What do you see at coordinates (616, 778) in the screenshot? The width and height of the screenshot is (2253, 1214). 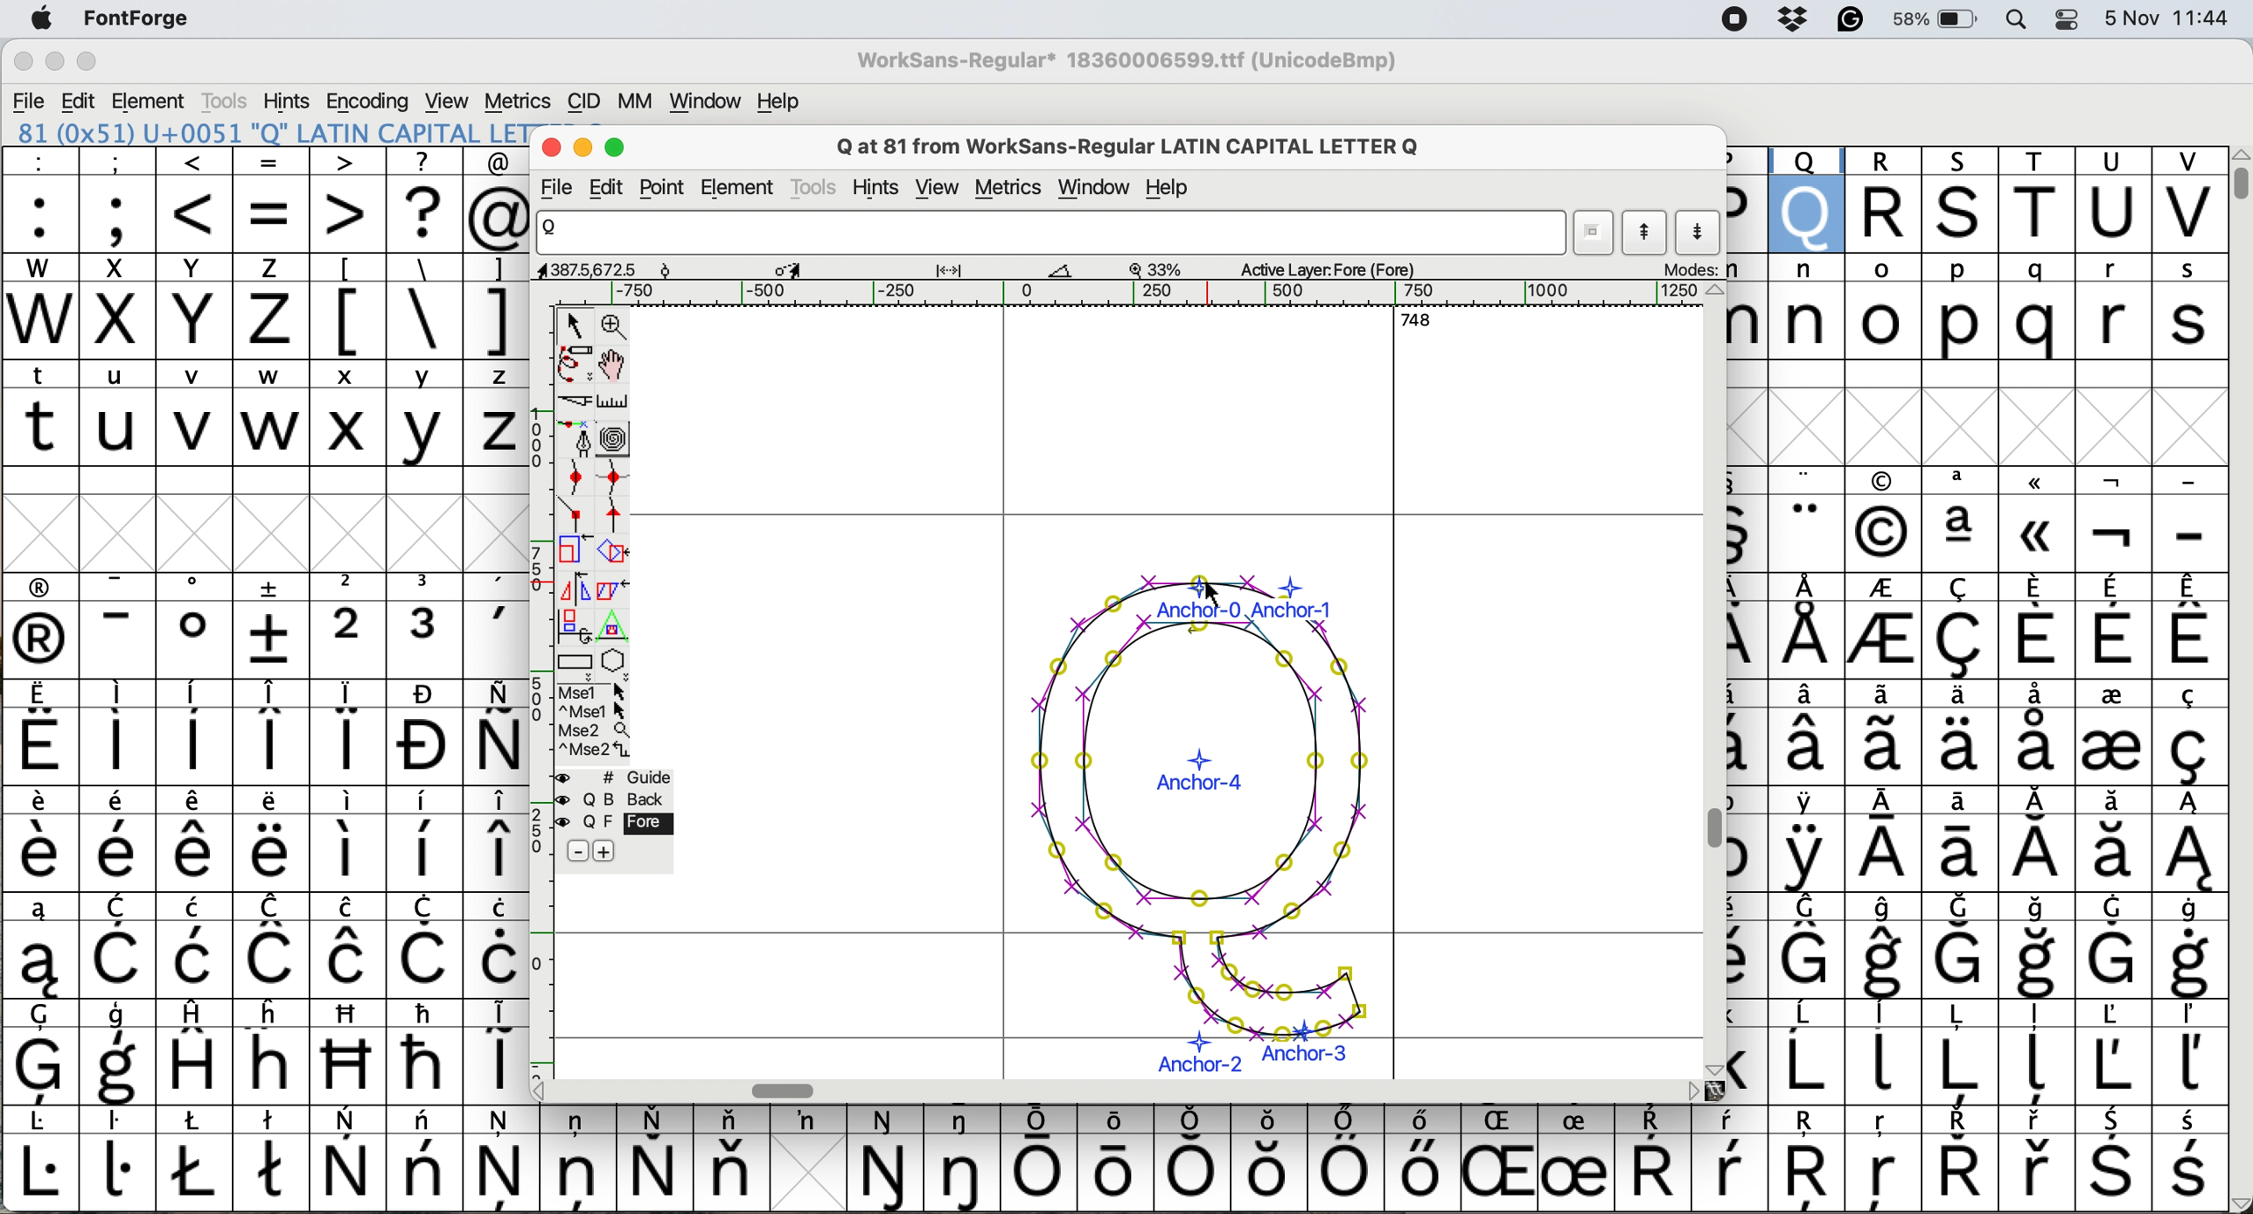 I see `guide` at bounding box center [616, 778].